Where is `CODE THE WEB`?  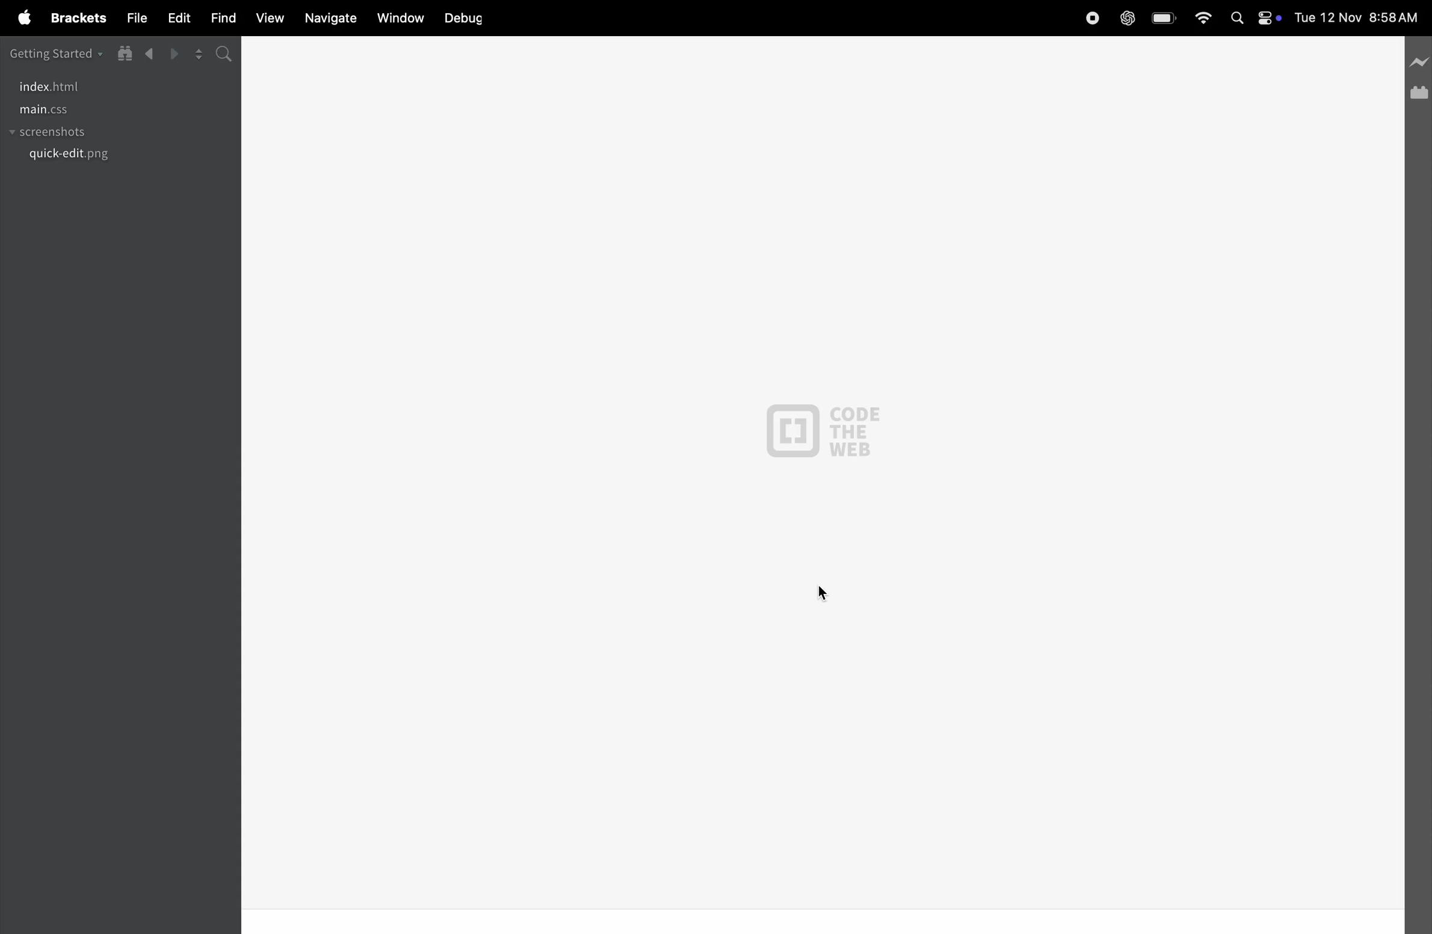
CODE THE WEB is located at coordinates (818, 430).